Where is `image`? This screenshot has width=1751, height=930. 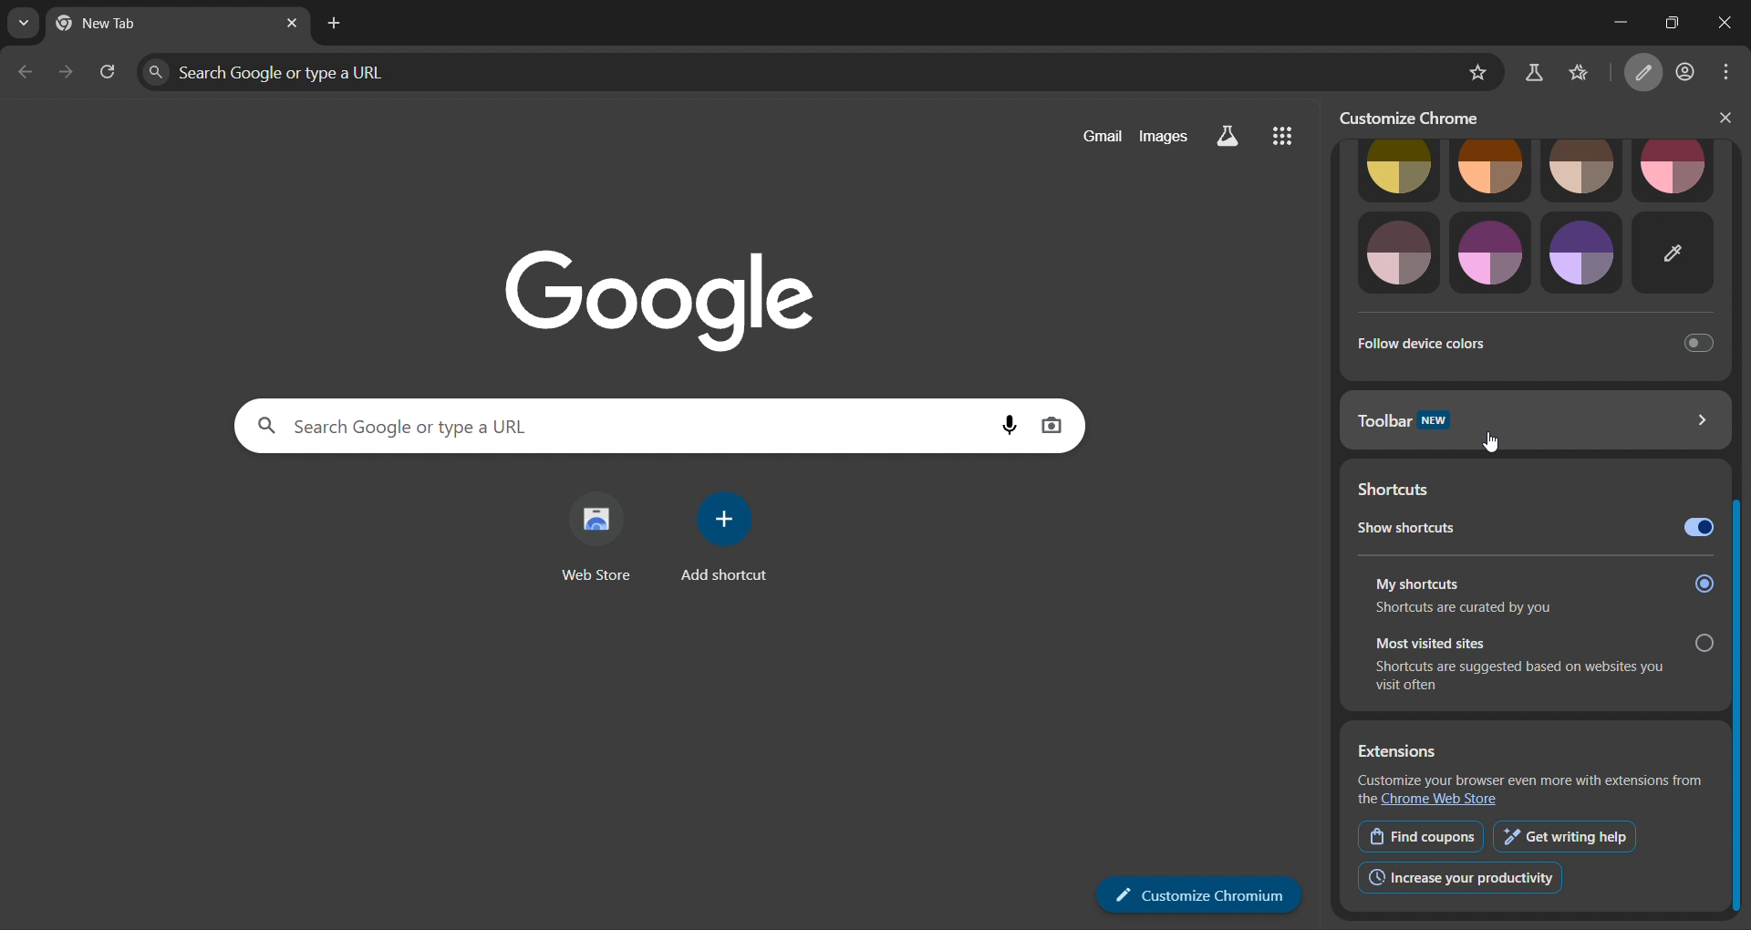 image is located at coordinates (1393, 253).